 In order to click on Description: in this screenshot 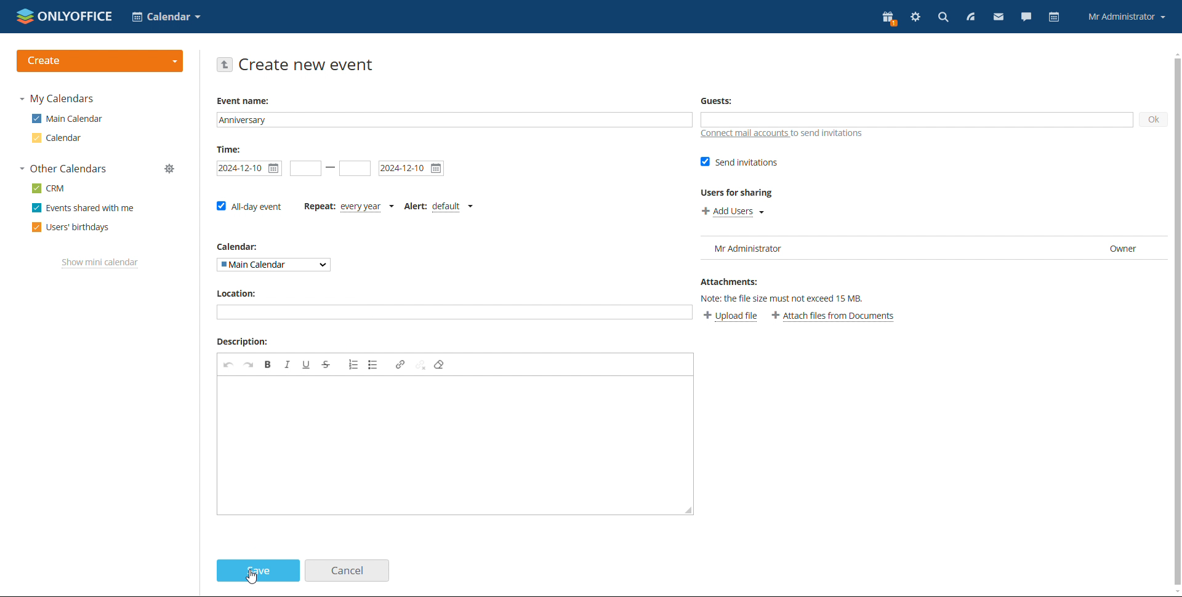, I will do `click(243, 341)`.